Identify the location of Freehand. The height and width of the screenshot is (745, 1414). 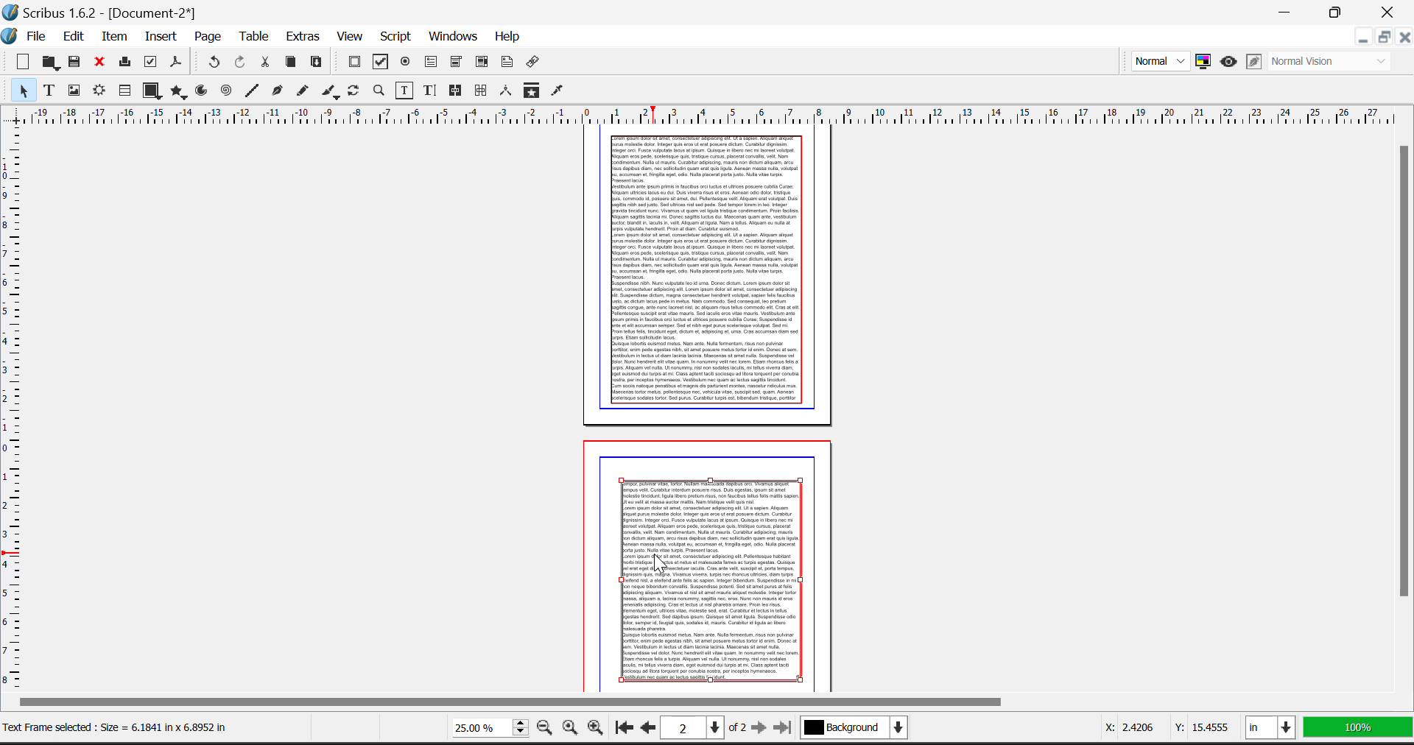
(302, 93).